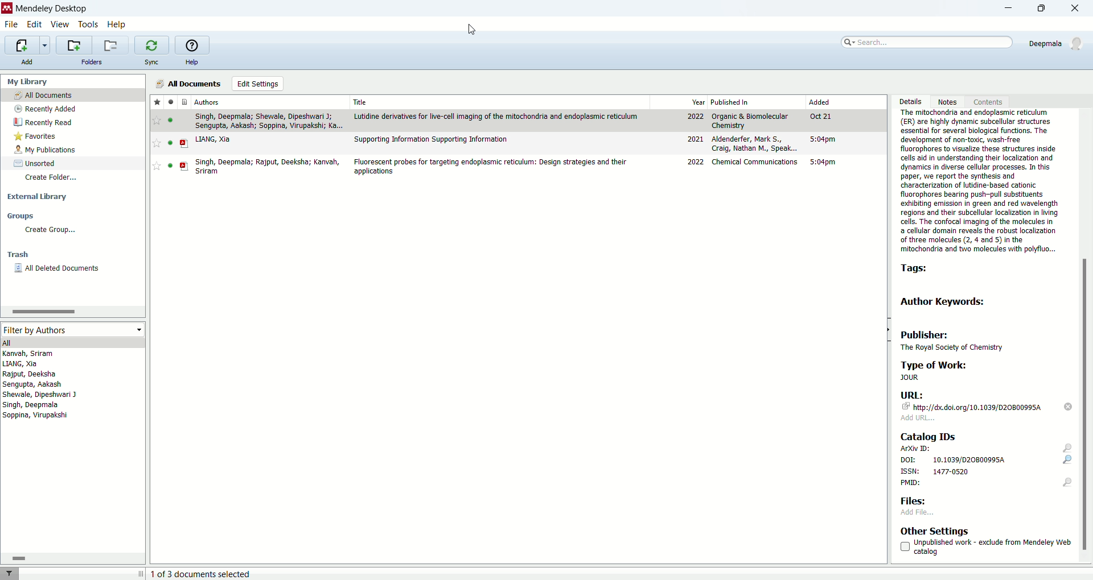  Describe the element at coordinates (26, 82) in the screenshot. I see `my library` at that location.